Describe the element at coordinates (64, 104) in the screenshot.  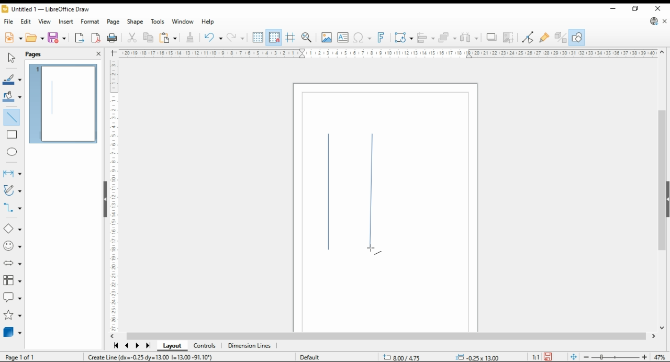
I see `page 1` at that location.